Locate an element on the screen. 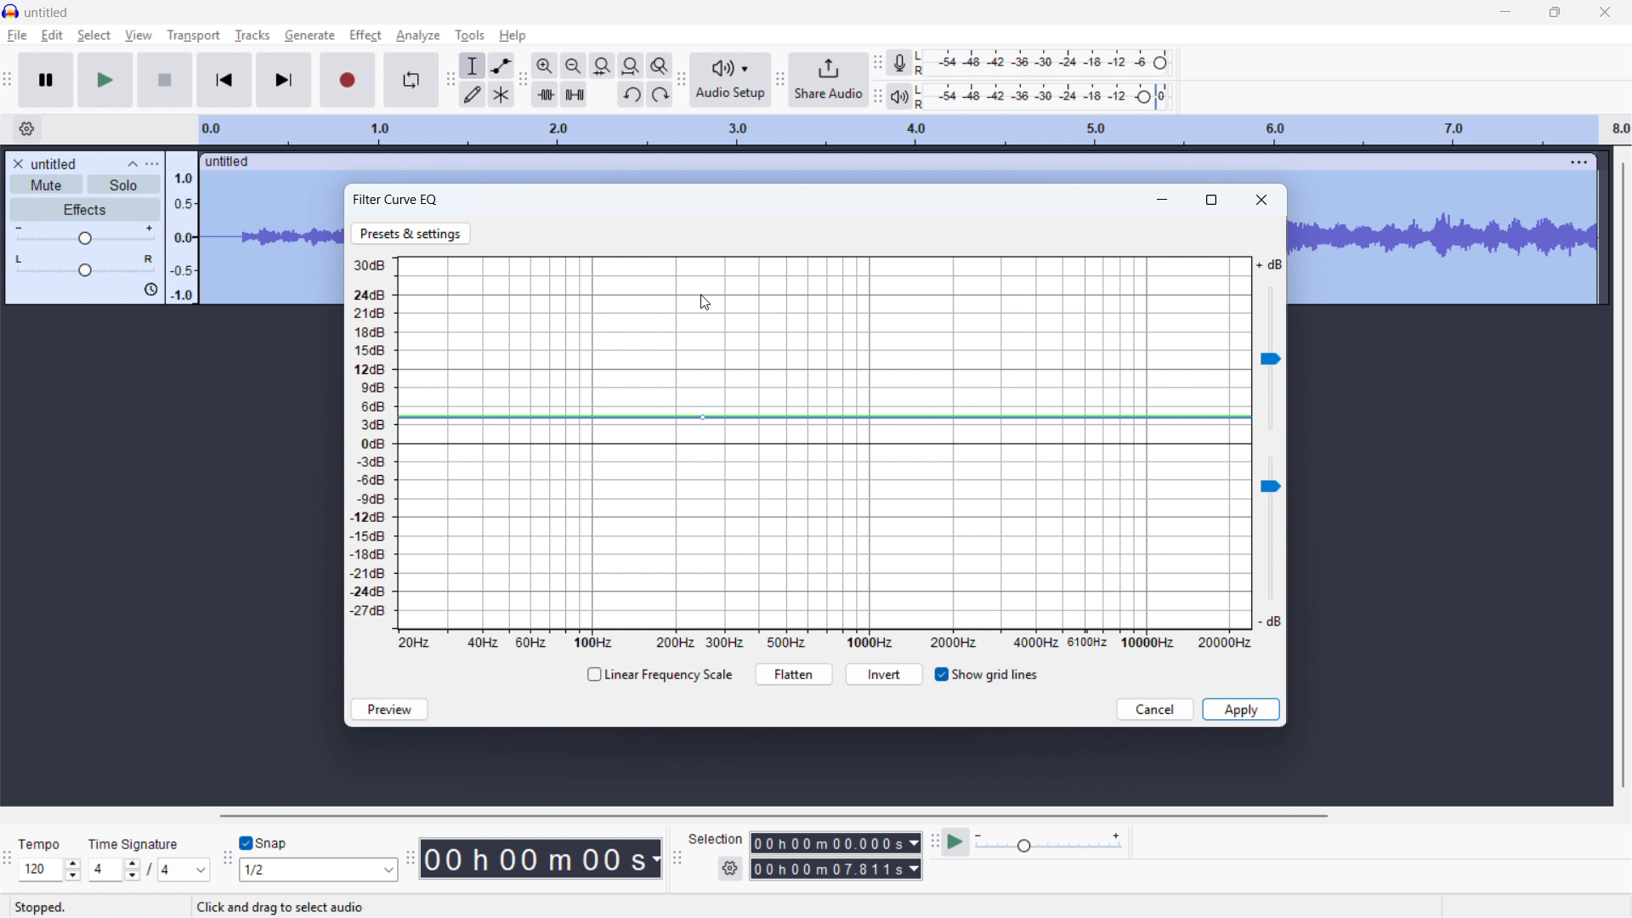 Image resolution: width=1632 pixels, height=918 pixels. Toggle snap  is located at coordinates (264, 843).